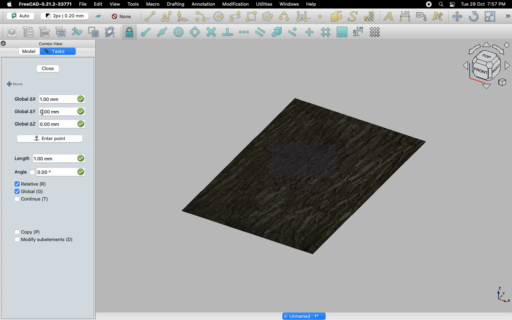 This screenshot has height=320, width=512. I want to click on Move to group, so click(46, 32).